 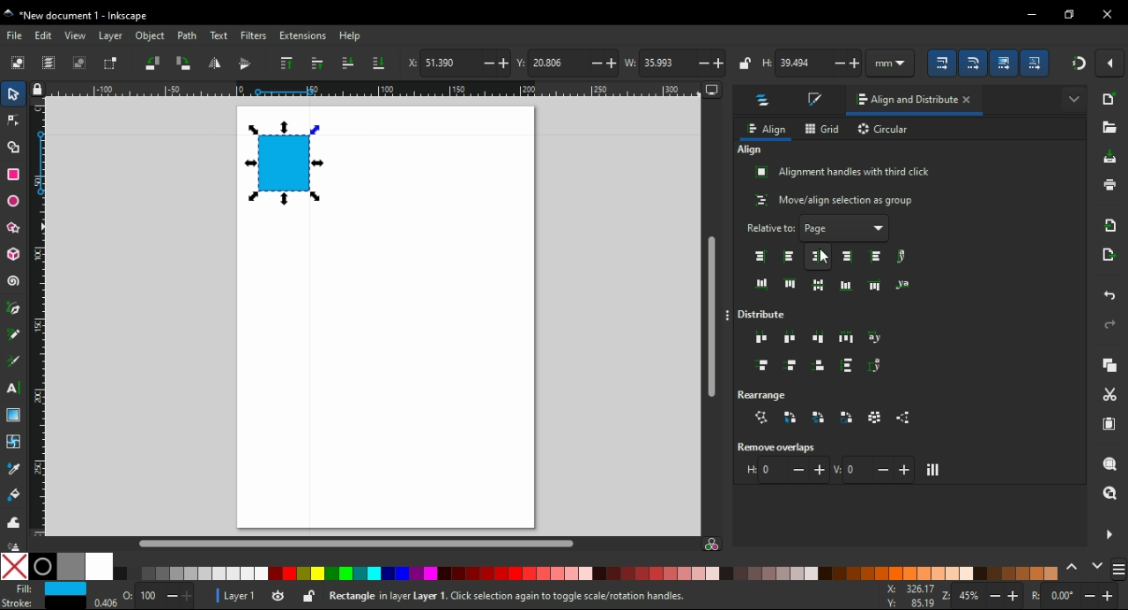 What do you see at coordinates (781, 447) in the screenshot?
I see `remove overlaps` at bounding box center [781, 447].